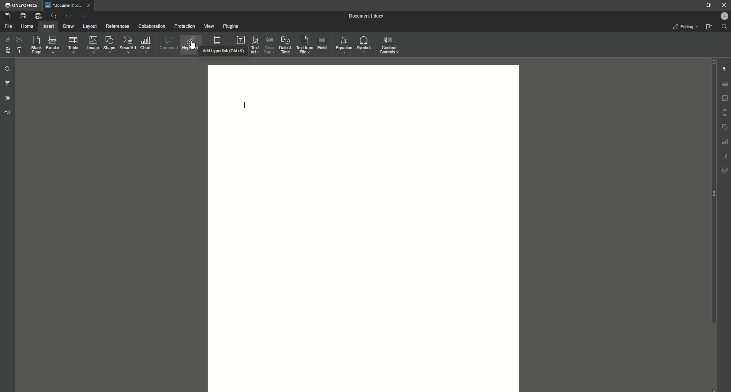  Describe the element at coordinates (184, 27) in the screenshot. I see `Protection` at that location.